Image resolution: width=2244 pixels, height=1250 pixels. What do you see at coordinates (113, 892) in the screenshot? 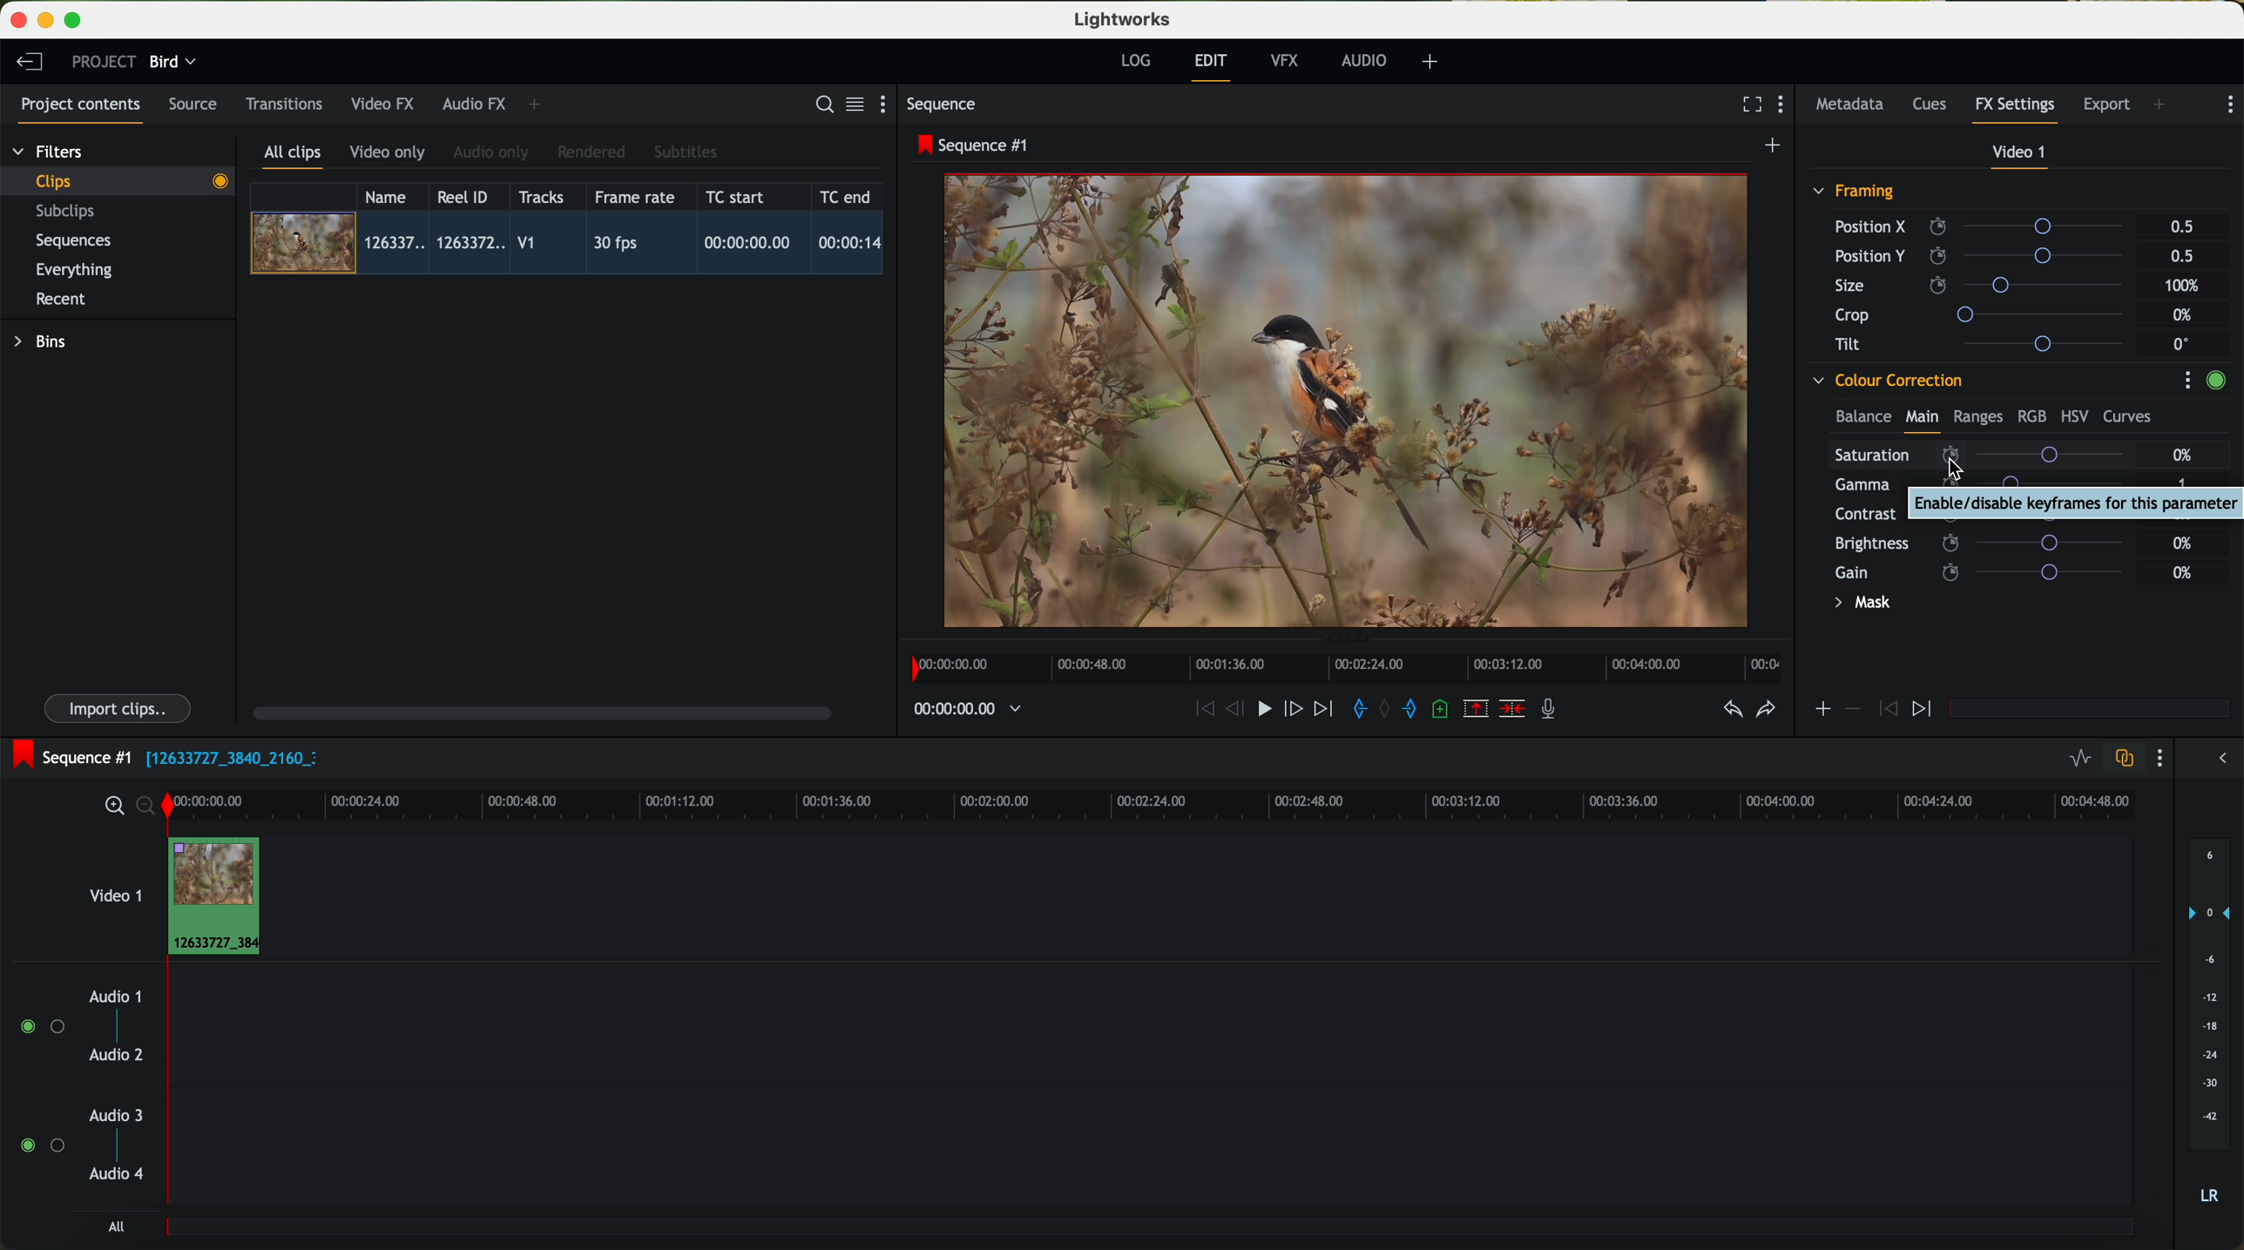
I see `video 1` at bounding box center [113, 892].